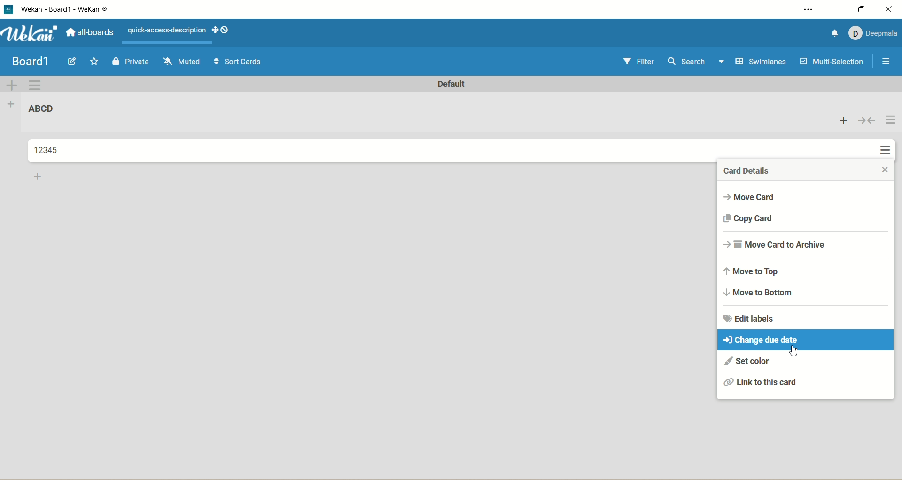  What do you see at coordinates (807, 341) in the screenshot?
I see `change due date` at bounding box center [807, 341].